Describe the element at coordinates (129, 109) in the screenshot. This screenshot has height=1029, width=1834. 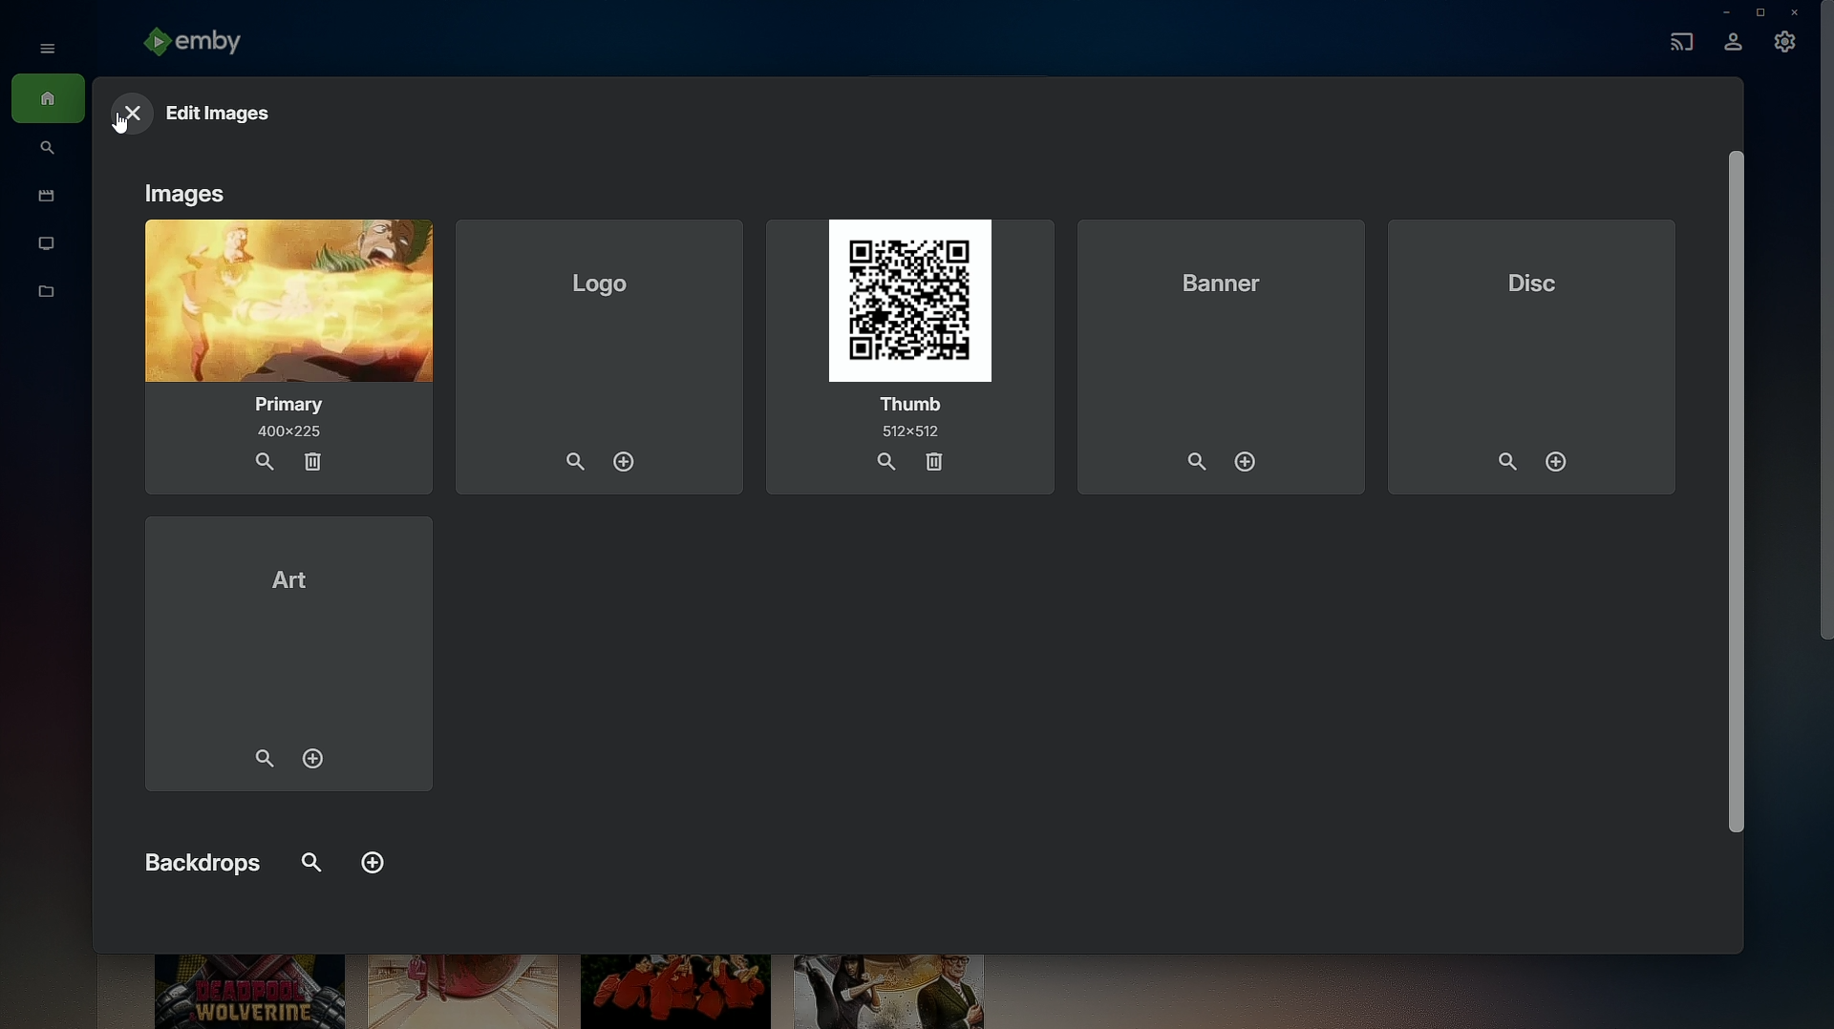
I see `Close` at that location.